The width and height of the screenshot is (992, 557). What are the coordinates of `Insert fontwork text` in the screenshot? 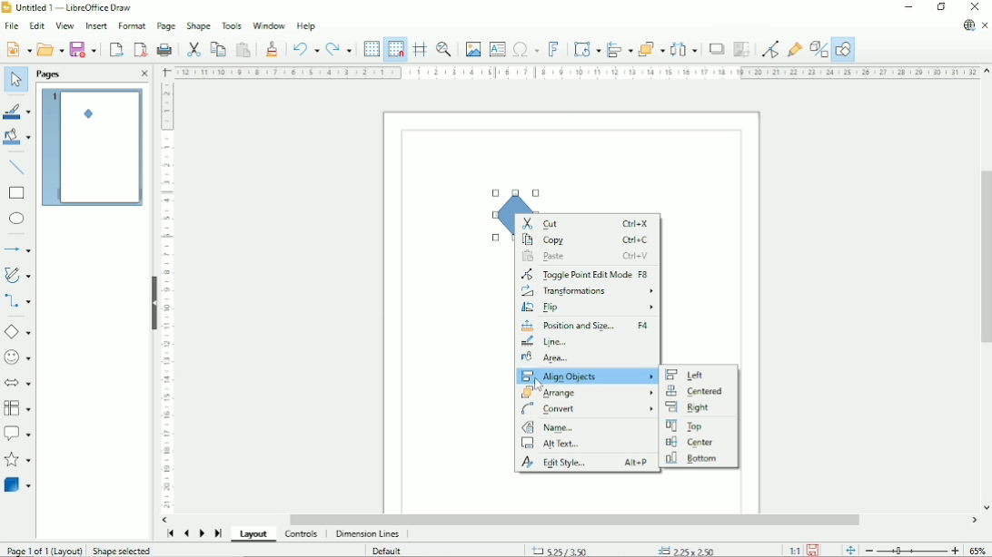 It's located at (556, 49).